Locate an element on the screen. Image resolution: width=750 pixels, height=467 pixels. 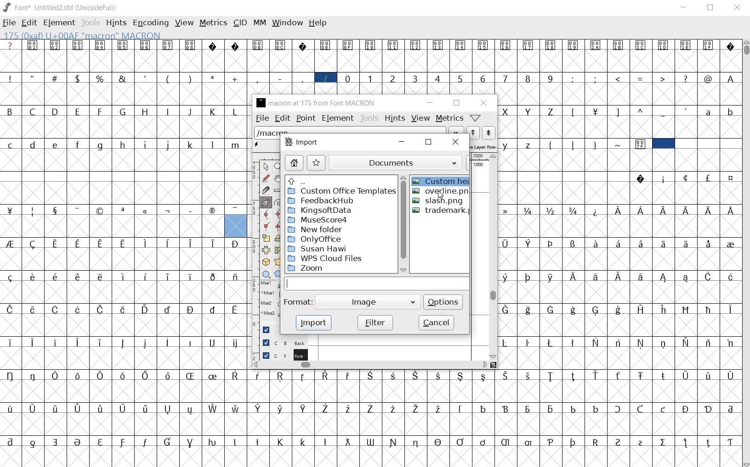
Symbol is located at coordinates (729, 441).